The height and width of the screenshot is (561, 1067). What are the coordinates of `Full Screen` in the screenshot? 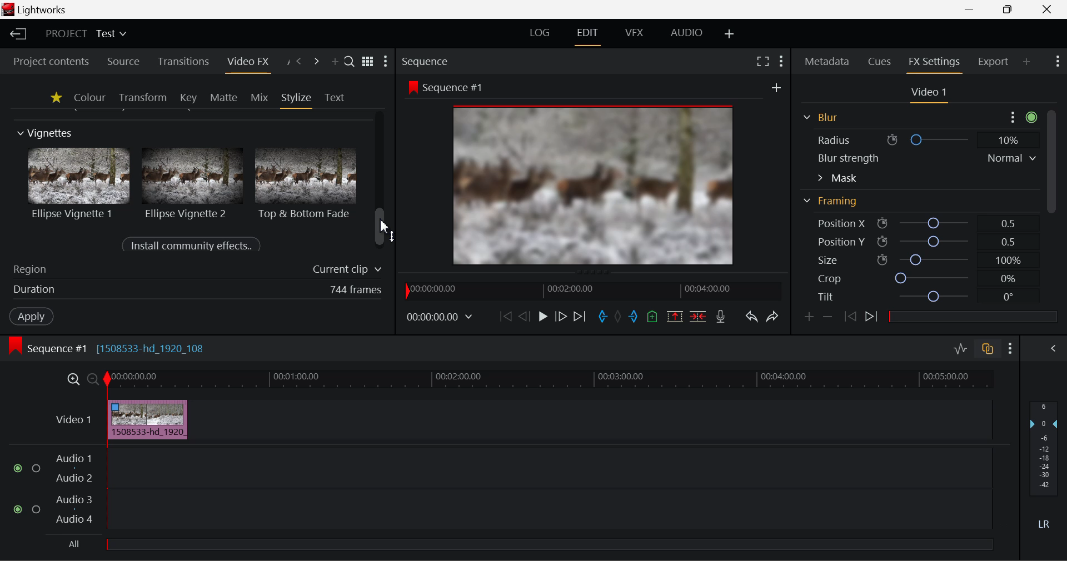 It's located at (762, 61).